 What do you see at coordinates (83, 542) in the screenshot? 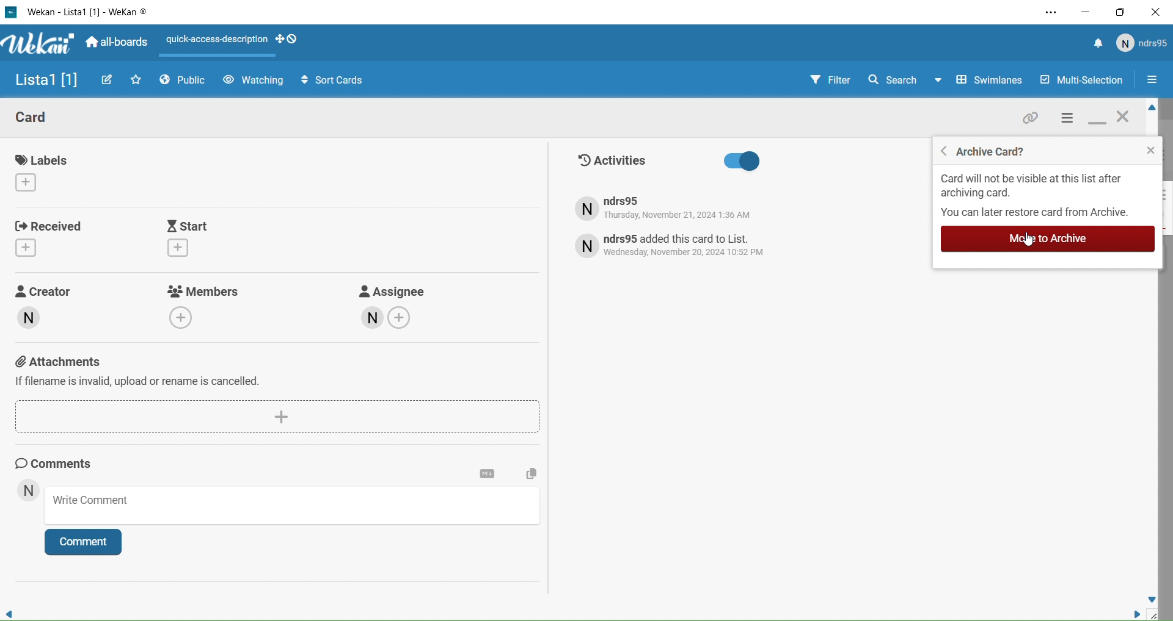
I see `Comment` at bounding box center [83, 542].